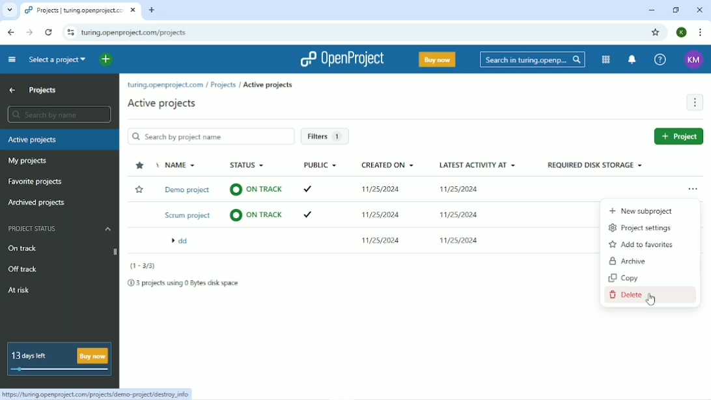 The height and width of the screenshot is (400, 711). I want to click on on track, so click(254, 191).